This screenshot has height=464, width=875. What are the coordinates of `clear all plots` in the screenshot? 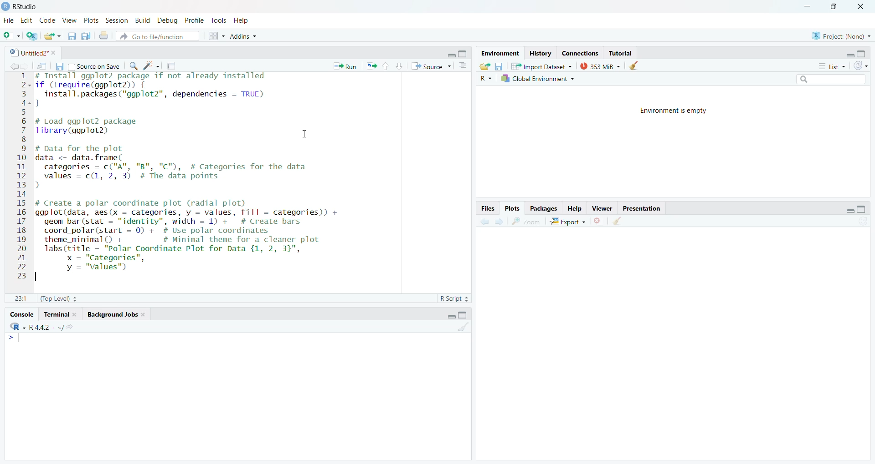 It's located at (619, 222).